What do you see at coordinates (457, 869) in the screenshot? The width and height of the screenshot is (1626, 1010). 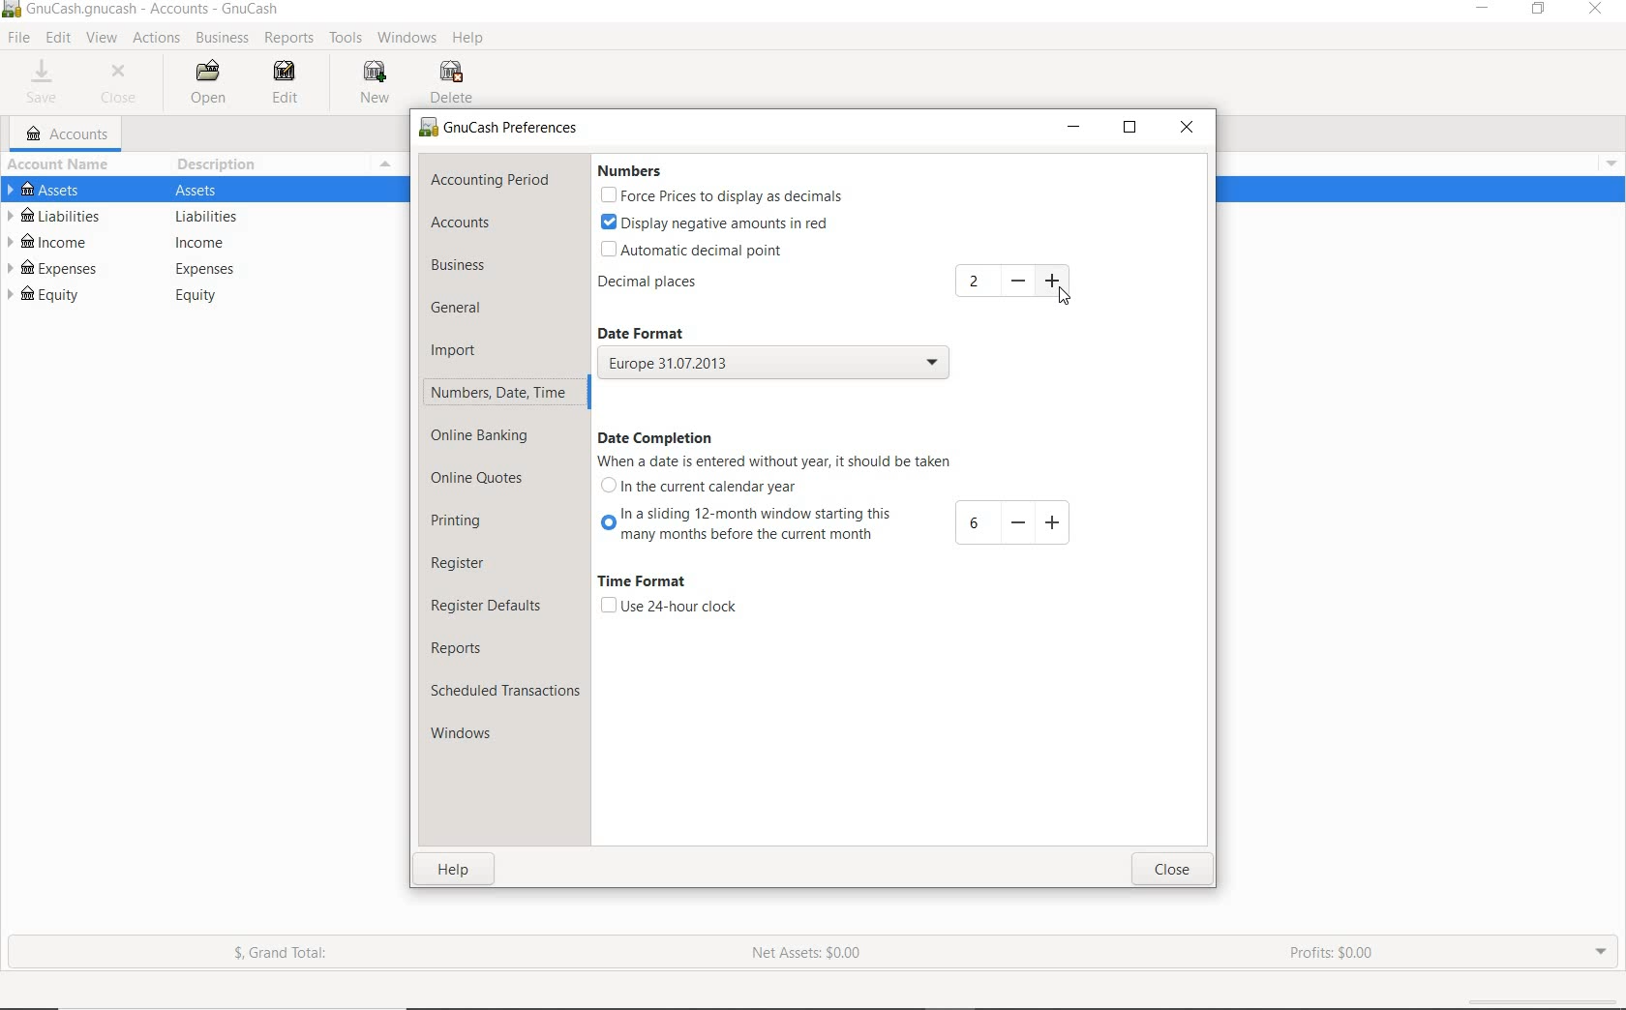 I see `help` at bounding box center [457, 869].